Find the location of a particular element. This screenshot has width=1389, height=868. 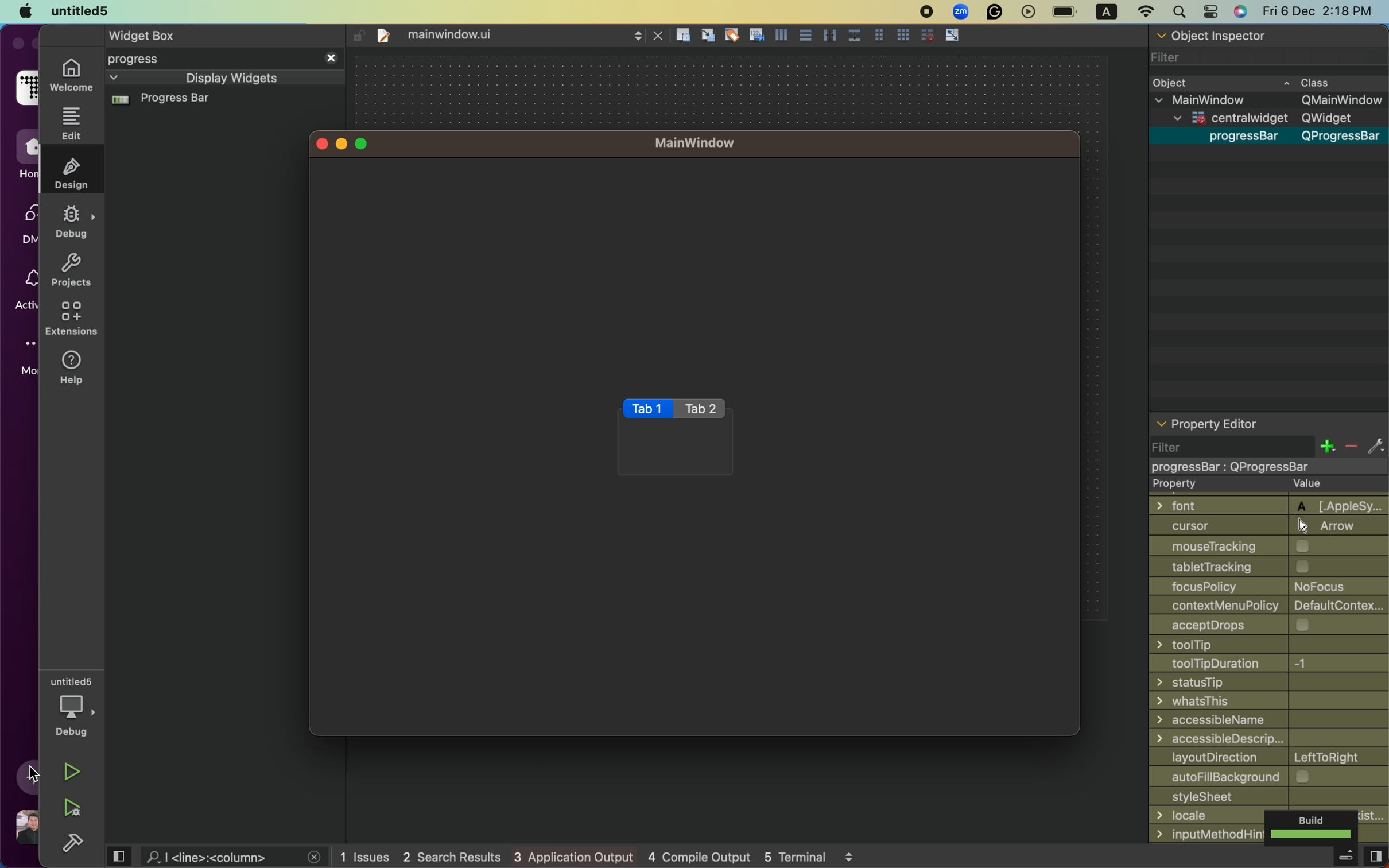

search is located at coordinates (1180, 11).